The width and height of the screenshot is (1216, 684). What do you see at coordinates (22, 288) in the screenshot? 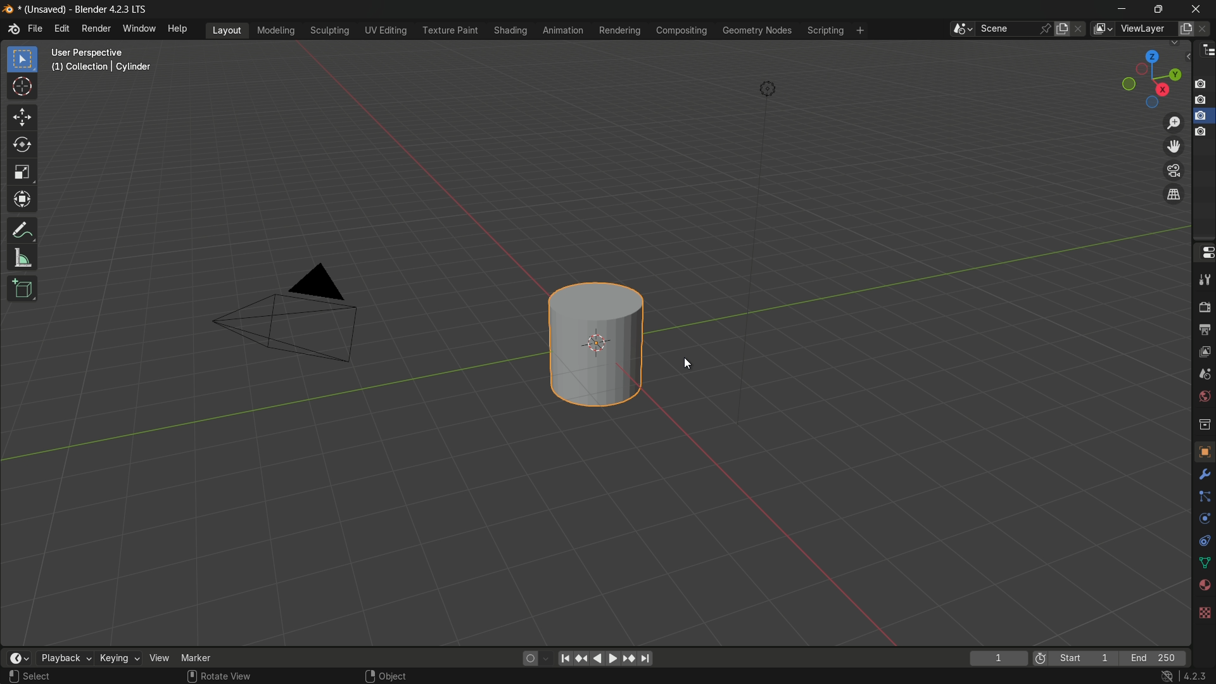
I see `add cube` at bounding box center [22, 288].